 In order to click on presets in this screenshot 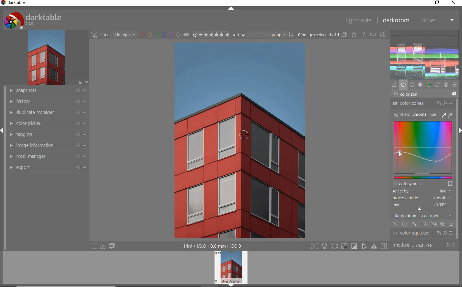, I will do `click(455, 84)`.